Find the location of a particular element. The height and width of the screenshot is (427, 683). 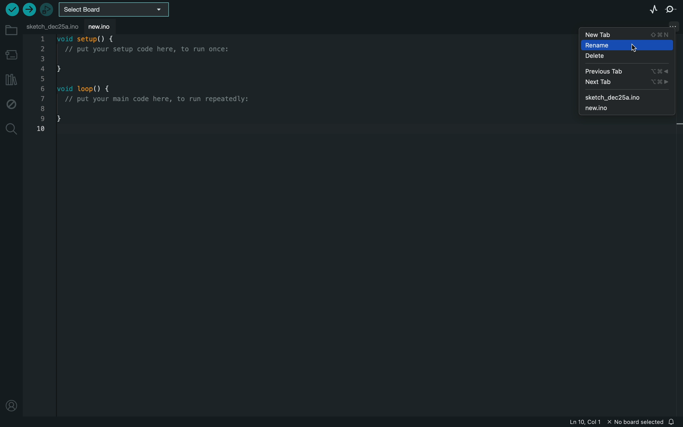

folder is located at coordinates (10, 30).